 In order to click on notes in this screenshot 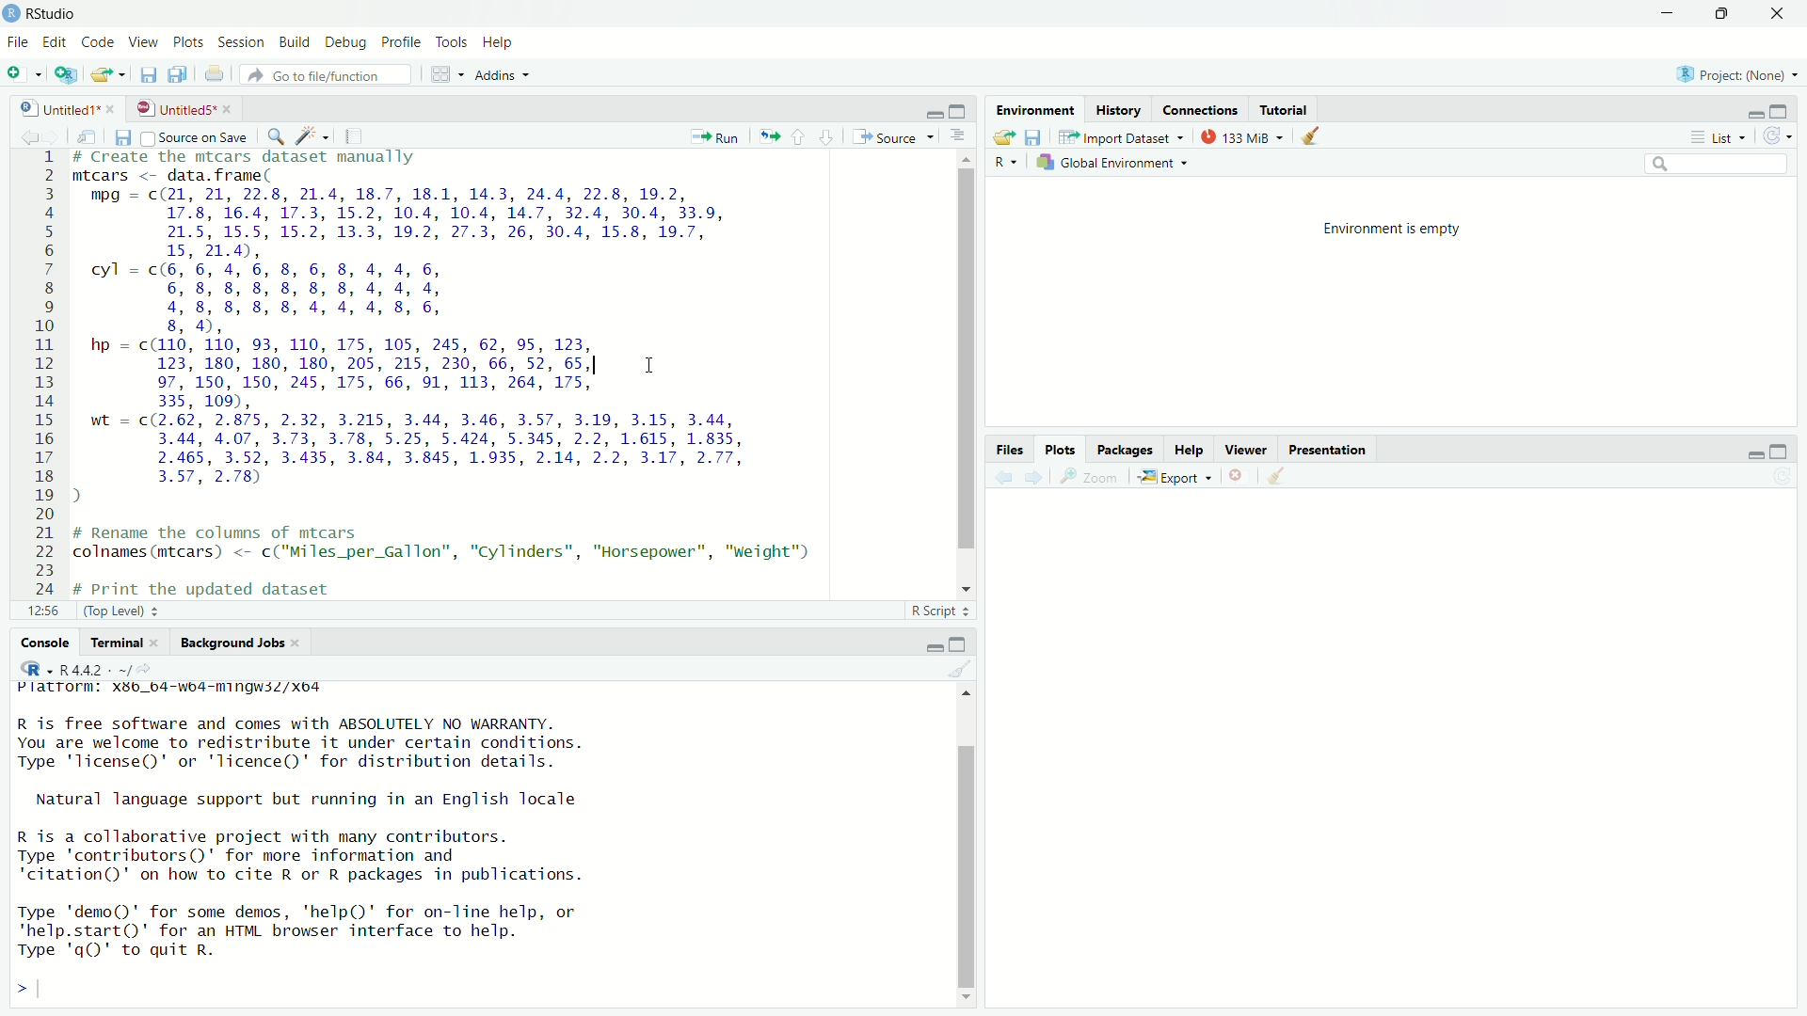, I will do `click(355, 133)`.